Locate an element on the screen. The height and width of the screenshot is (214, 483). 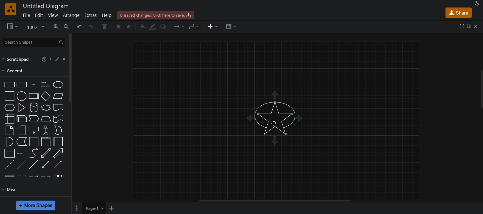
connetor with 2 lable is located at coordinates (33, 176).